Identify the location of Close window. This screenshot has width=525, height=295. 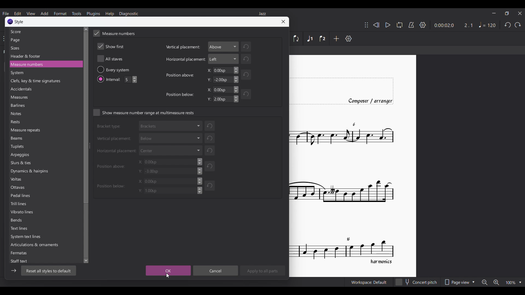
(283, 22).